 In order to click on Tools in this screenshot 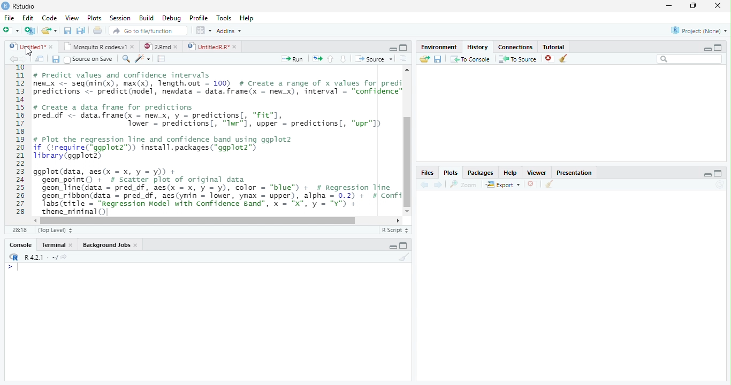, I will do `click(225, 18)`.